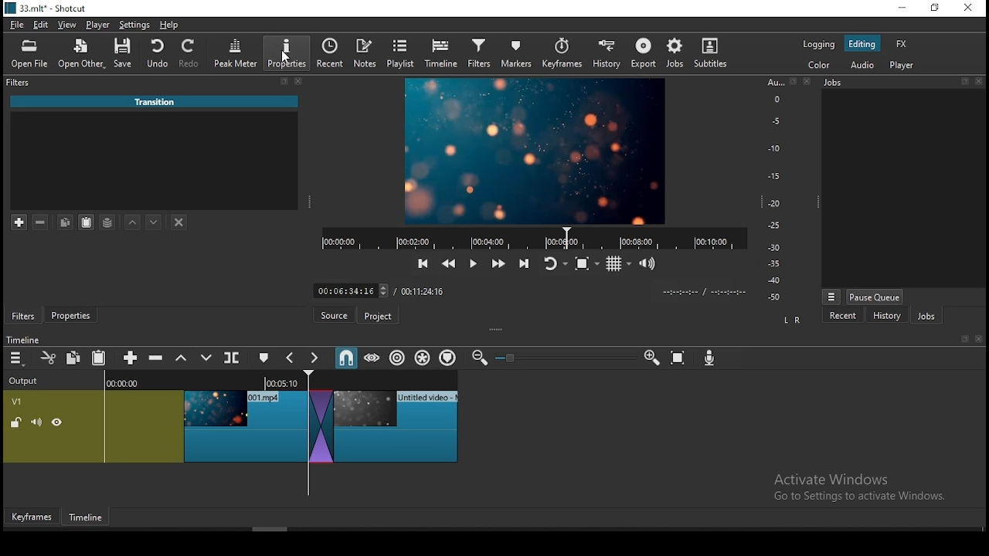  What do you see at coordinates (562, 54) in the screenshot?
I see `keyframes` at bounding box center [562, 54].